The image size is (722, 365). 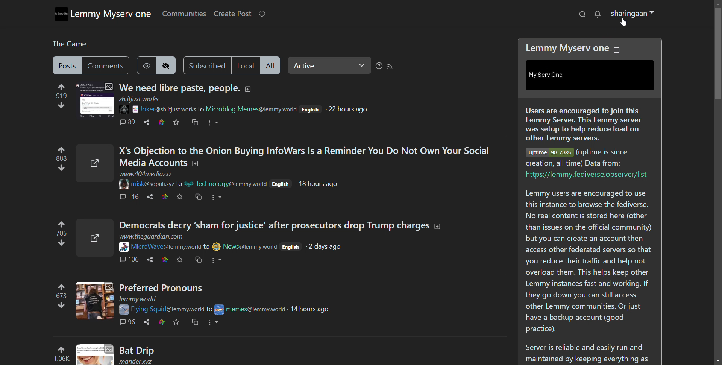 I want to click on notifications, so click(x=597, y=14).